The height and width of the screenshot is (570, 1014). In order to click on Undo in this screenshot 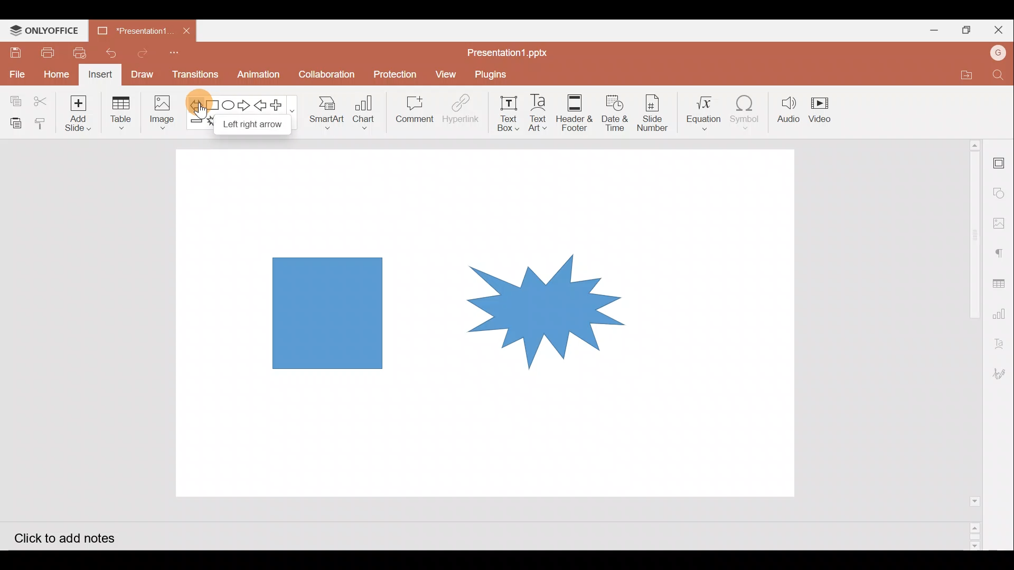, I will do `click(115, 54)`.